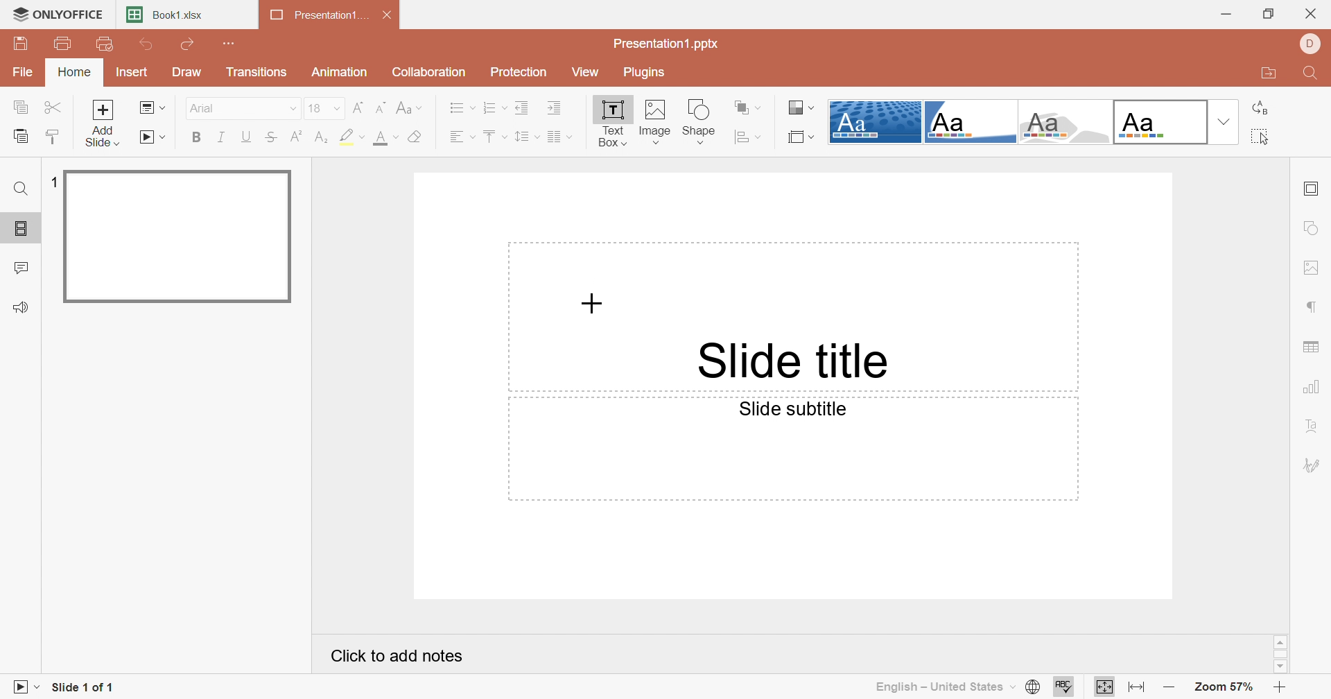 The width and height of the screenshot is (1331, 699). Describe the element at coordinates (256, 72) in the screenshot. I see `Transitions` at that location.